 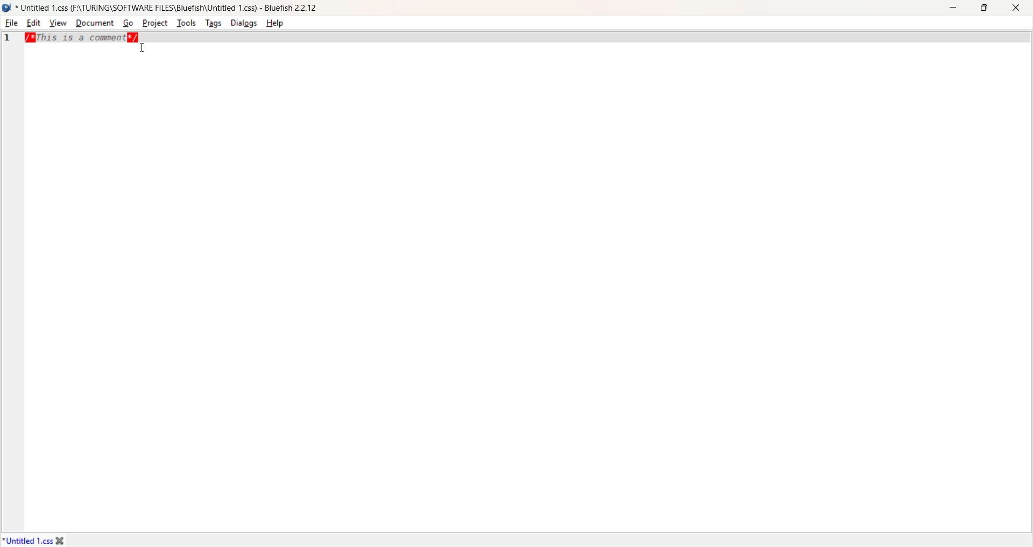 I want to click on *Untitled1.css, so click(x=35, y=540).